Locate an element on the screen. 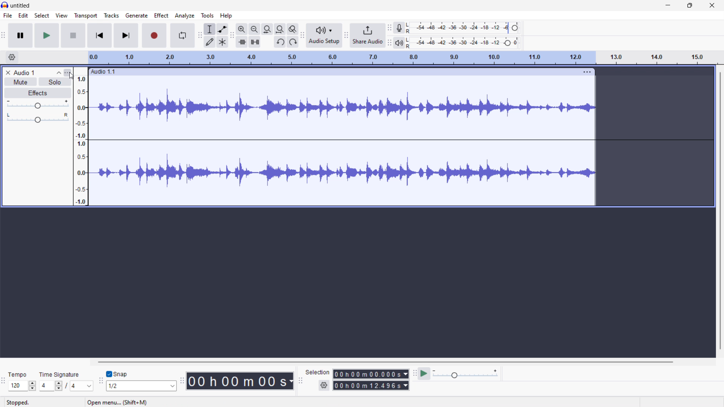 Image resolution: width=724 pixels, height=407 pixels. pan is located at coordinates (37, 118).